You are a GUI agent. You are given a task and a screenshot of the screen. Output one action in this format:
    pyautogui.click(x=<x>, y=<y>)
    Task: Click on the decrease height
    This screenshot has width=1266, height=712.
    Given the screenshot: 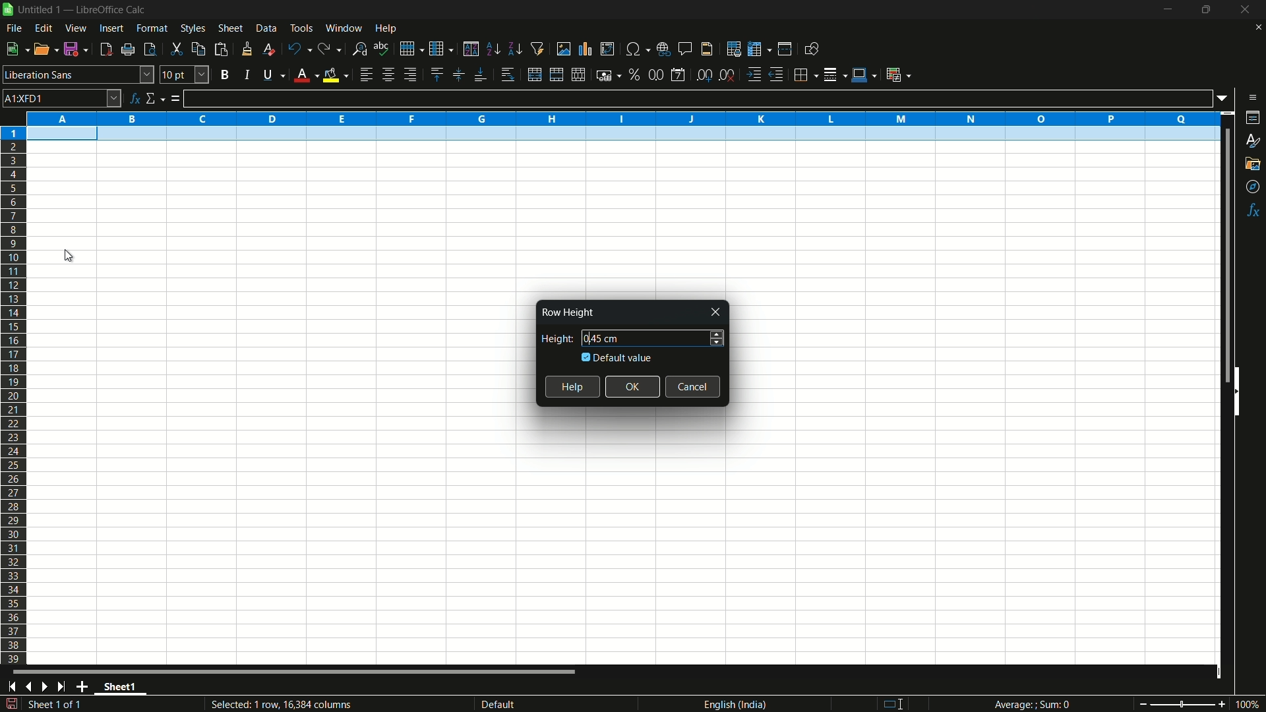 What is the action you would take?
    pyautogui.click(x=717, y=343)
    